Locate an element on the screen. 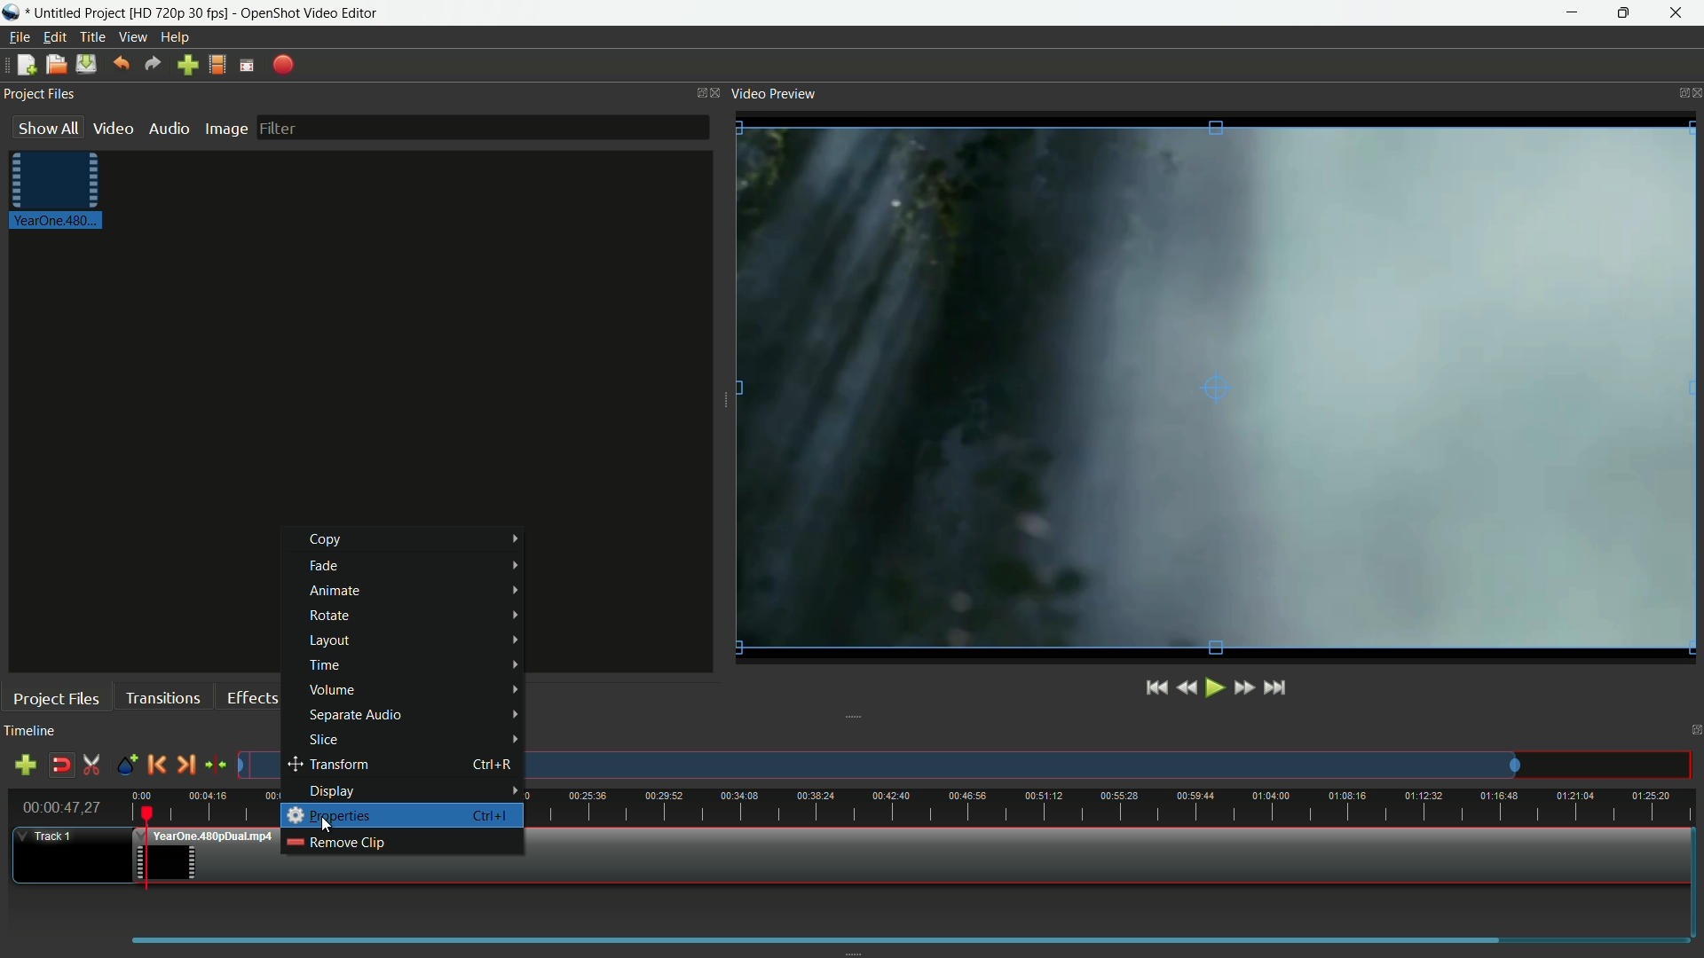  remove clip is located at coordinates (335, 842).